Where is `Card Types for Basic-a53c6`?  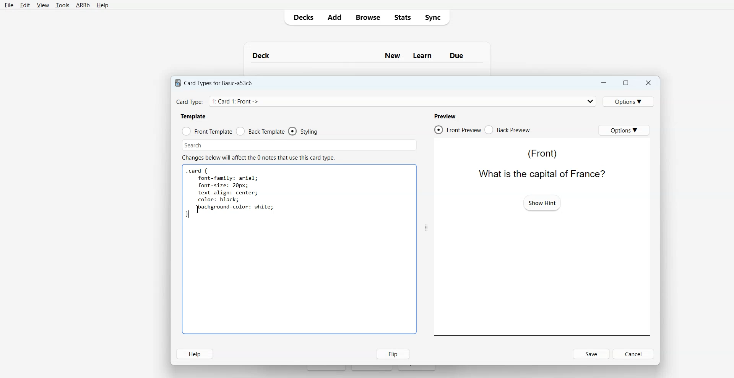
Card Types for Basic-a53c6 is located at coordinates (214, 82).